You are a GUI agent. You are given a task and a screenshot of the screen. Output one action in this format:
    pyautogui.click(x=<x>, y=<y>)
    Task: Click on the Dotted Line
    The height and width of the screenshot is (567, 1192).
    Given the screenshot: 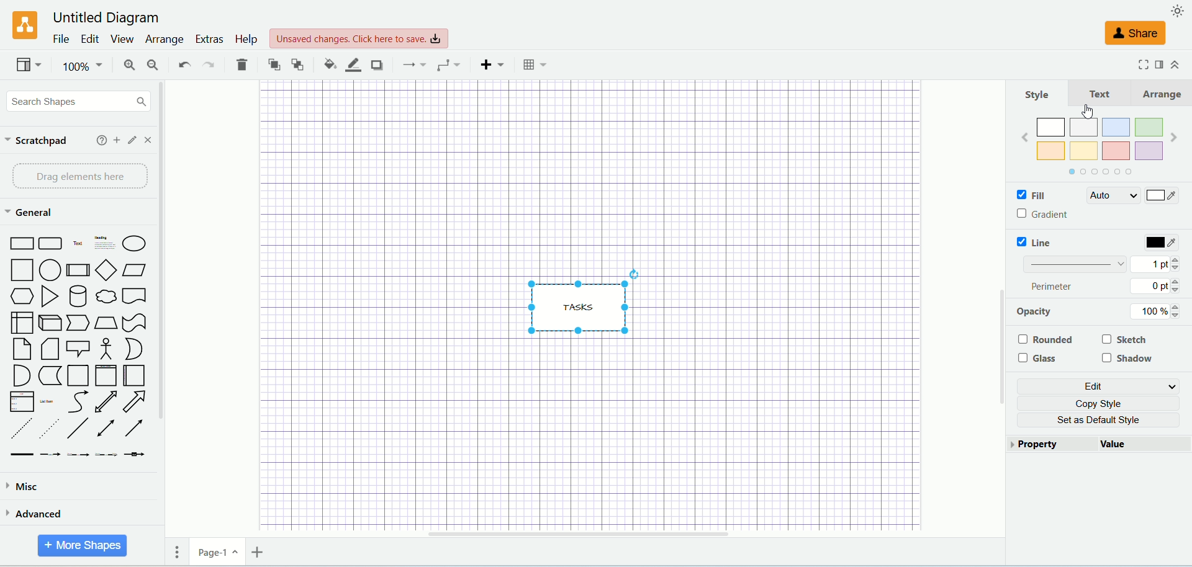 What is the action you would take?
    pyautogui.click(x=48, y=429)
    